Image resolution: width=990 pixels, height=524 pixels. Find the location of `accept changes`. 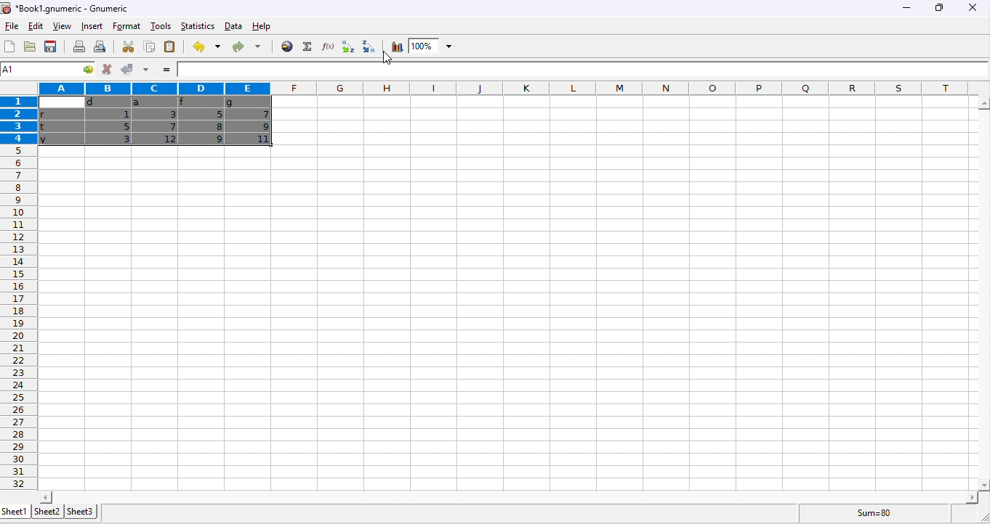

accept changes is located at coordinates (128, 68).